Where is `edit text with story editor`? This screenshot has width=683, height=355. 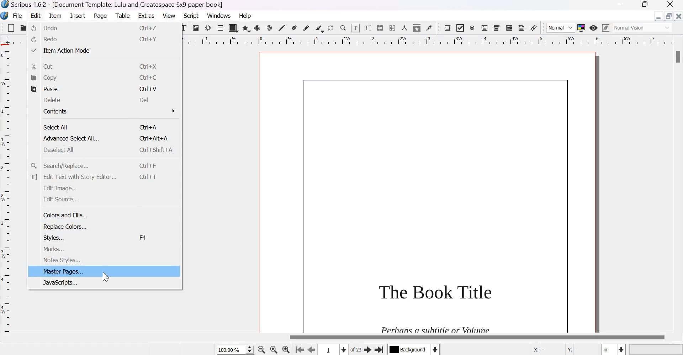
edit text with story editor is located at coordinates (368, 28).